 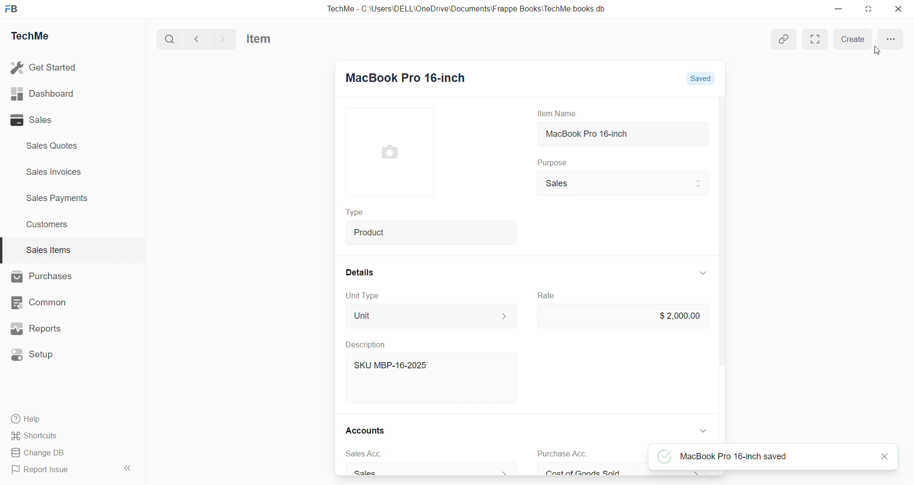 What do you see at coordinates (899, 9) in the screenshot?
I see `close` at bounding box center [899, 9].